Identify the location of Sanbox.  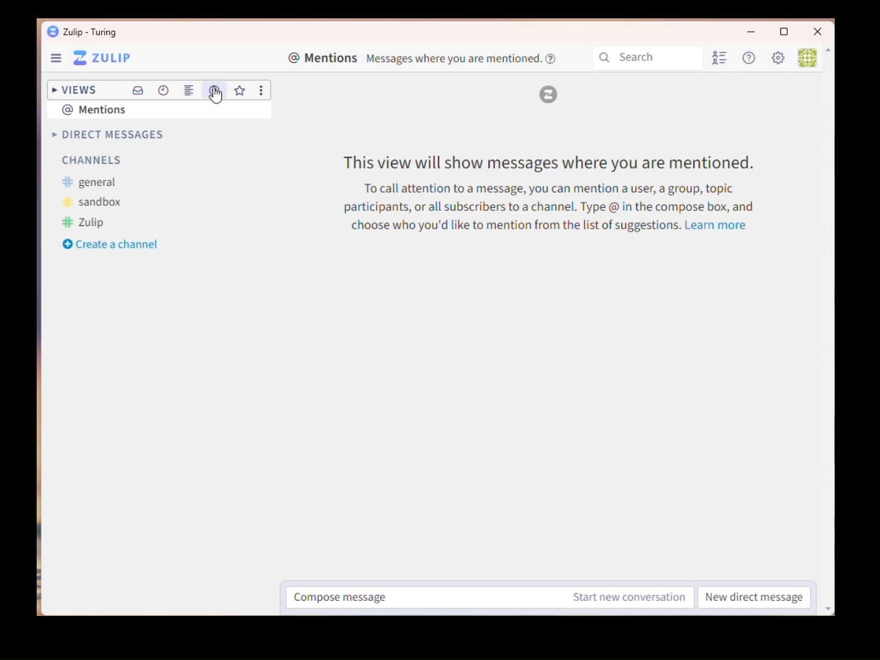
(94, 202).